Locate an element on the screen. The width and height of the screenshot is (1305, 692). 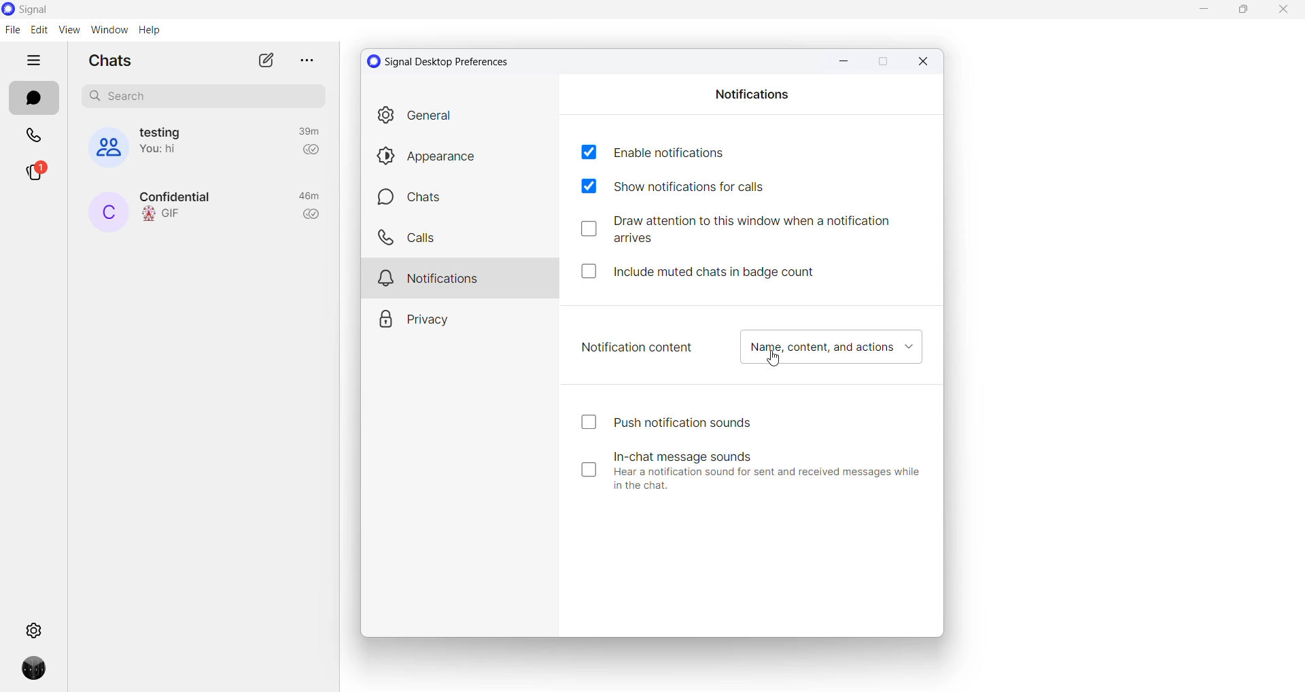
minimize is located at coordinates (1198, 10).